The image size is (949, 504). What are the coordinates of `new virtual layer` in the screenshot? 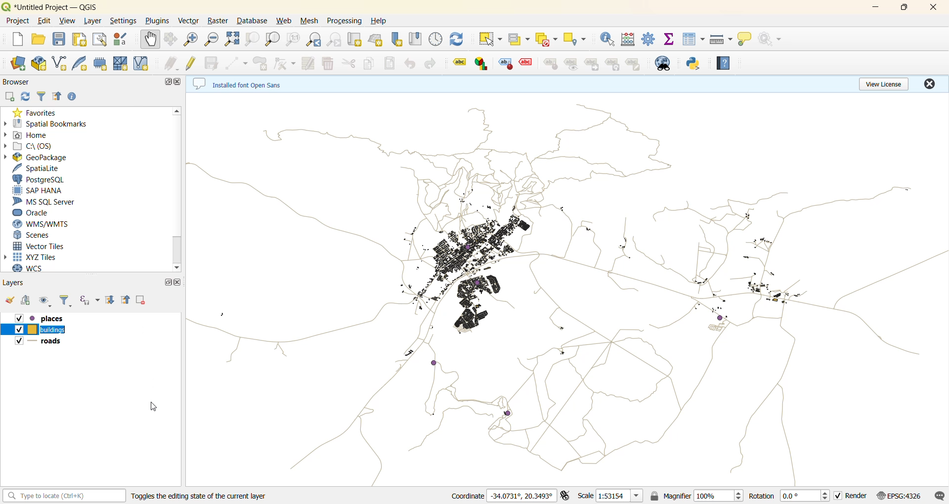 It's located at (142, 63).